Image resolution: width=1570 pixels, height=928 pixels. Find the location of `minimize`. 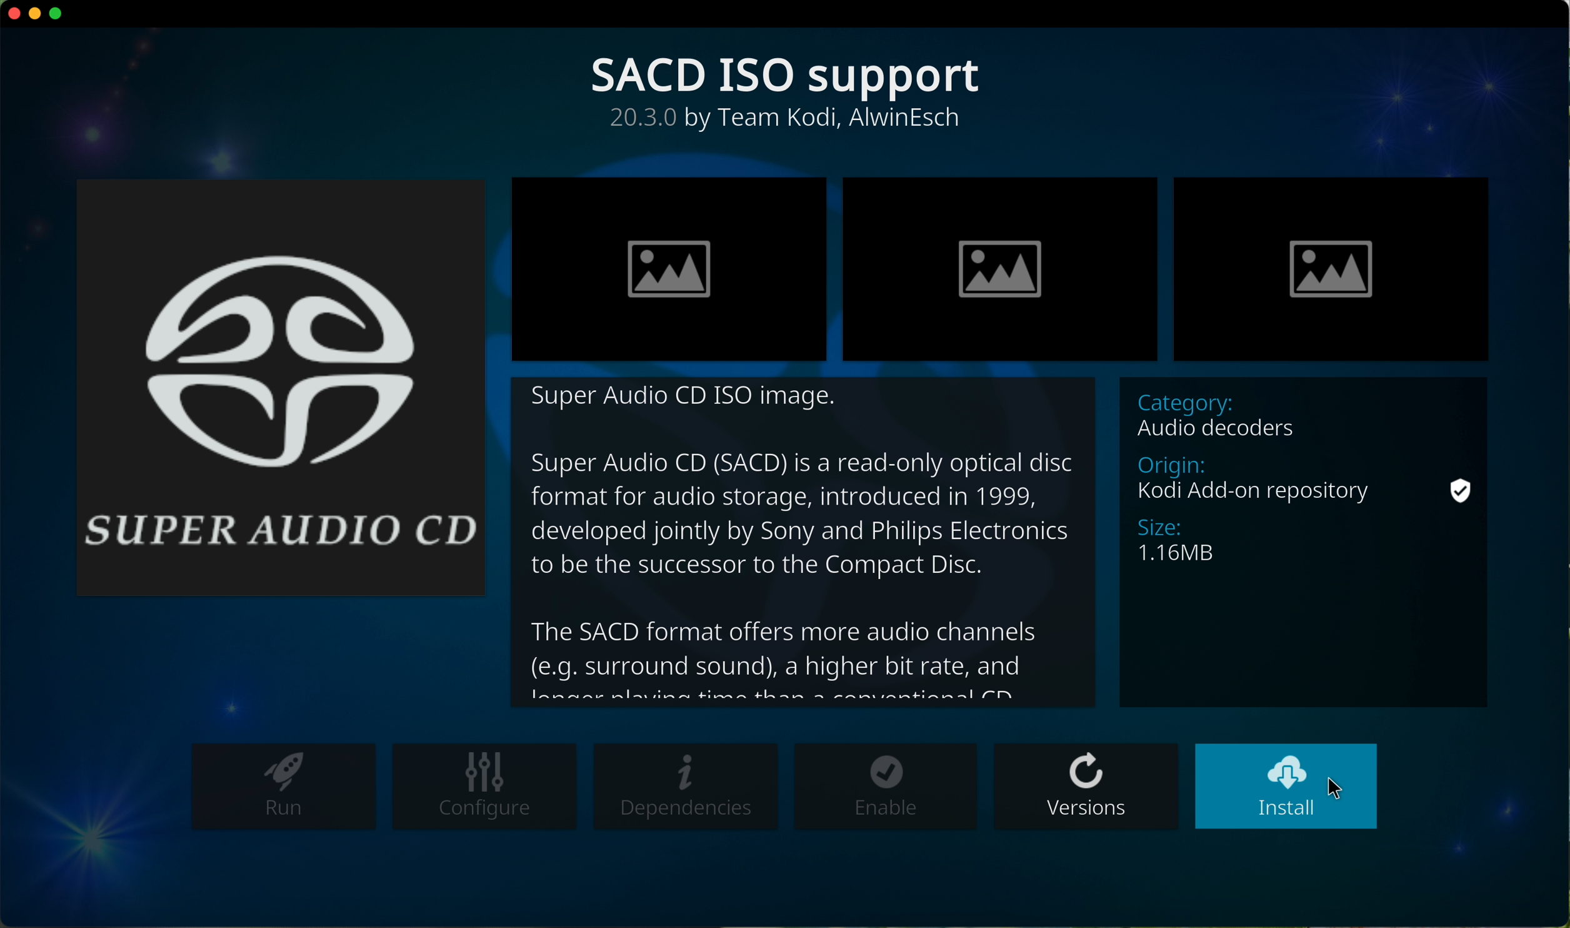

minimize is located at coordinates (36, 13).